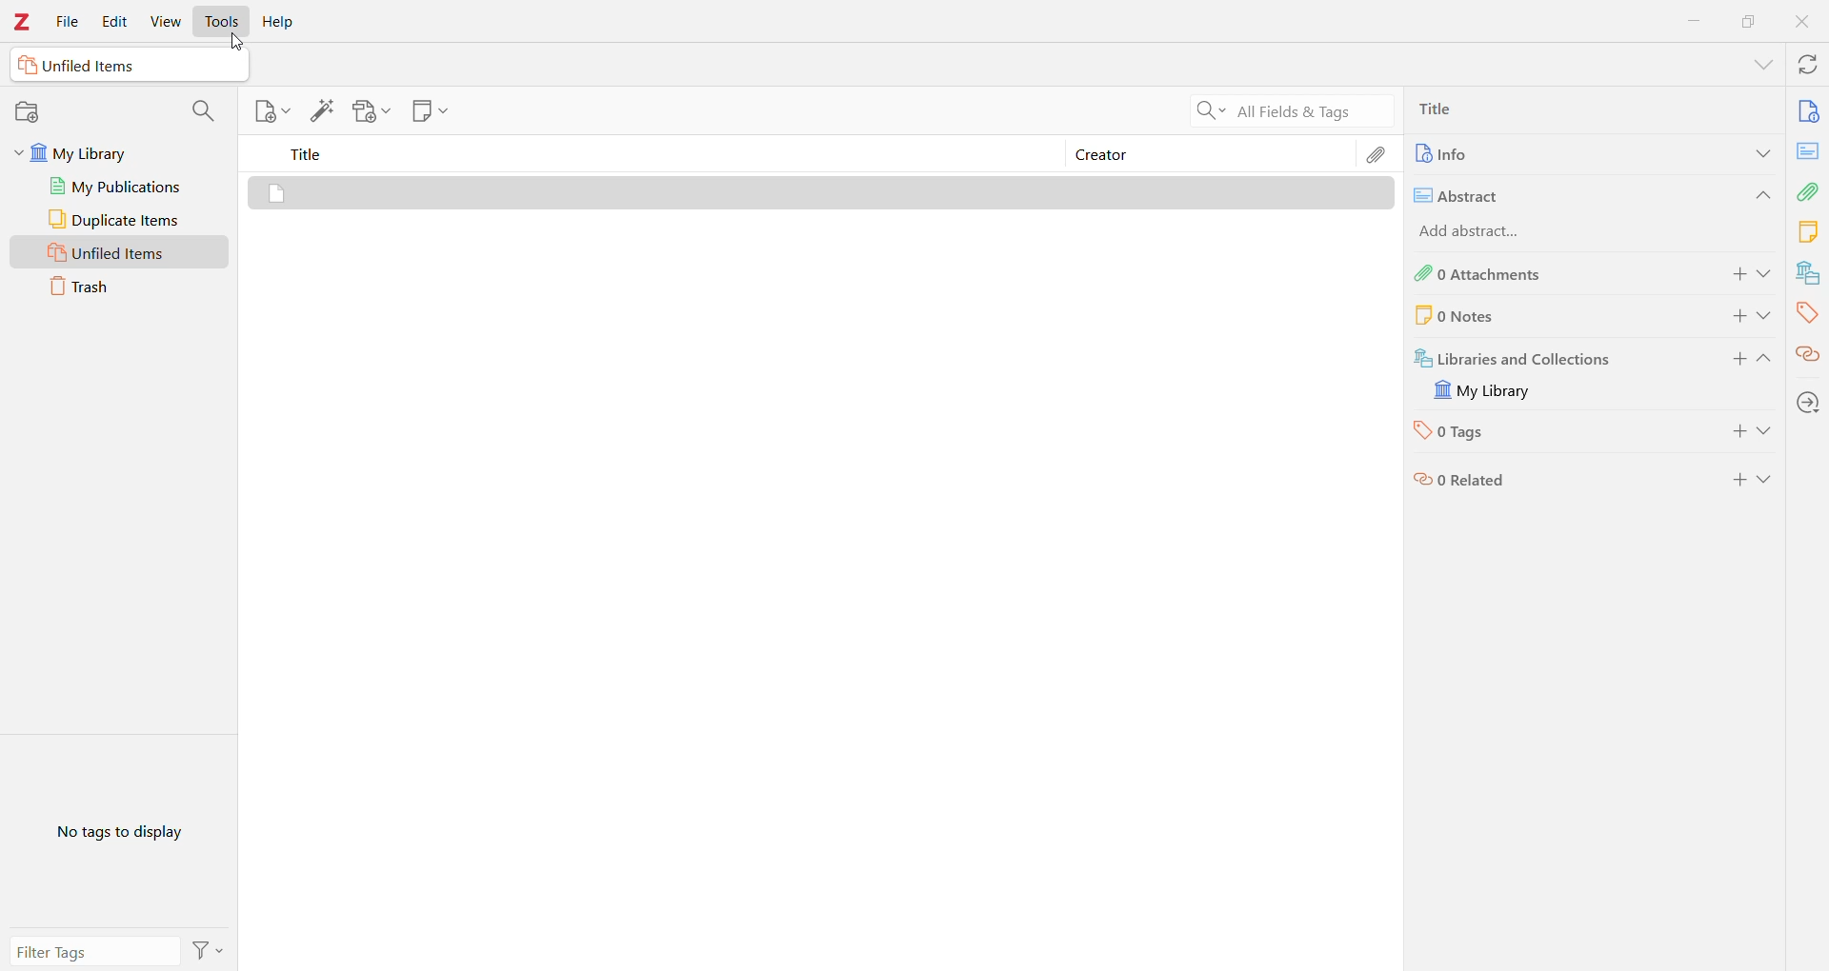  Describe the element at coordinates (1207, 157) in the screenshot. I see `Creator` at that location.